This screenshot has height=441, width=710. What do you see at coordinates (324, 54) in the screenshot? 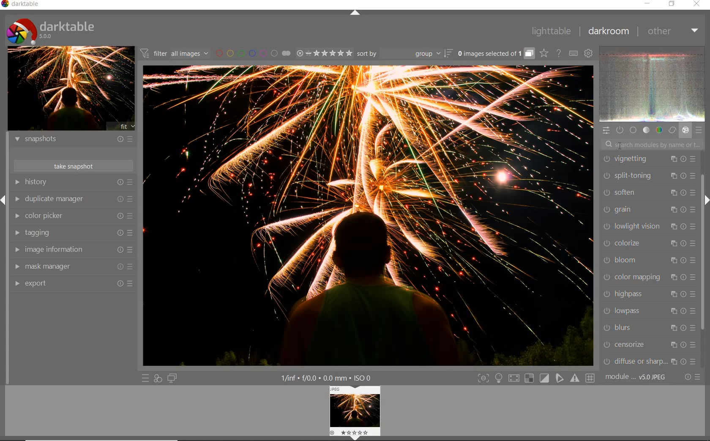
I see `range ratings for selected images` at bounding box center [324, 54].